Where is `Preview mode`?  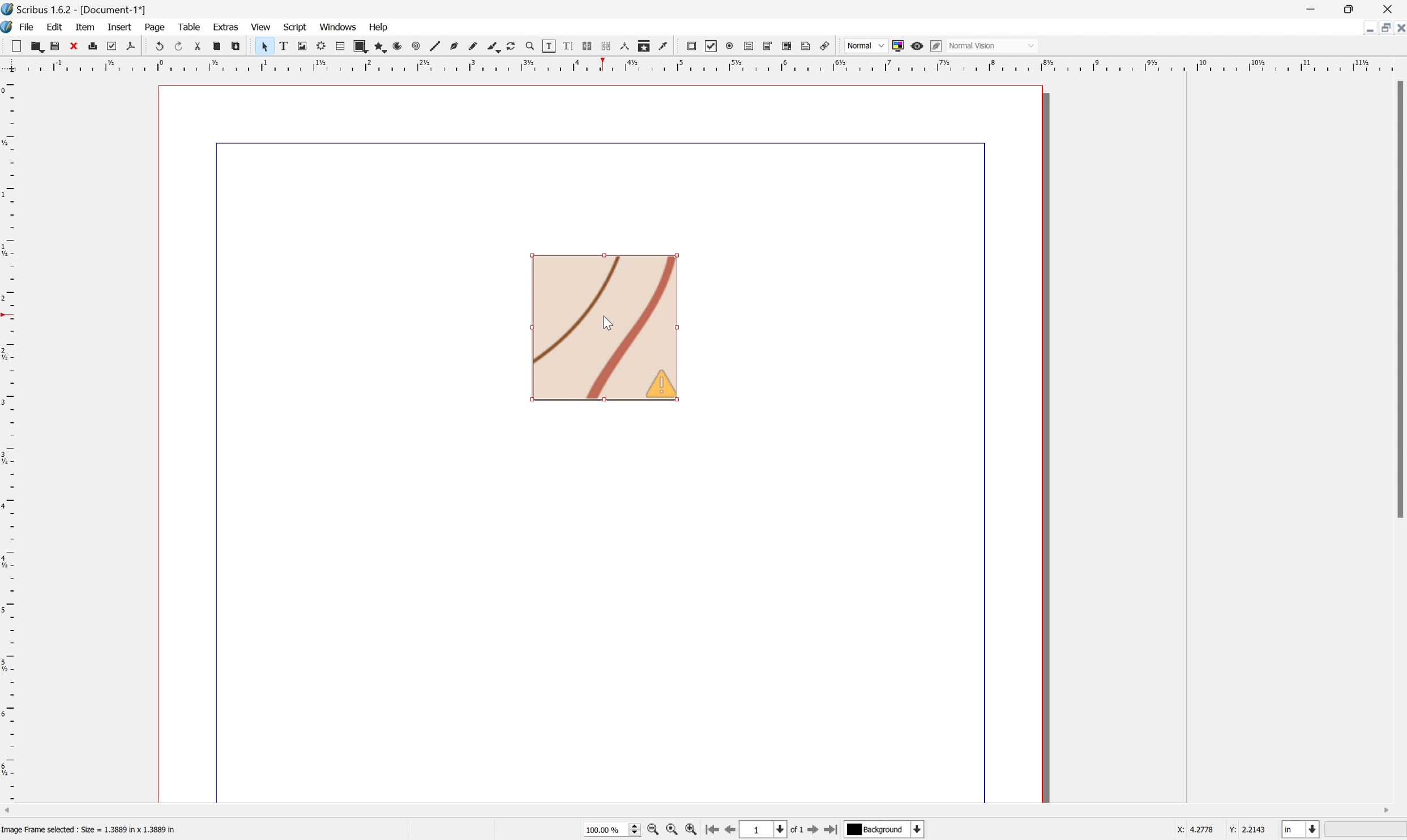
Preview mode is located at coordinates (917, 46).